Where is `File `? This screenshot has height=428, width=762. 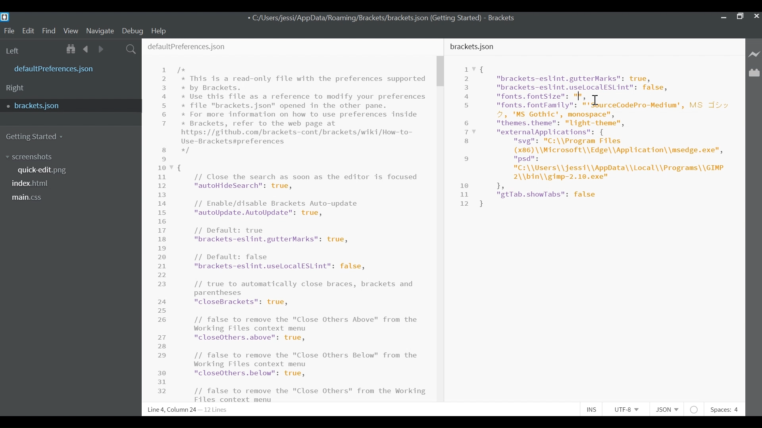
File  is located at coordinates (8, 30).